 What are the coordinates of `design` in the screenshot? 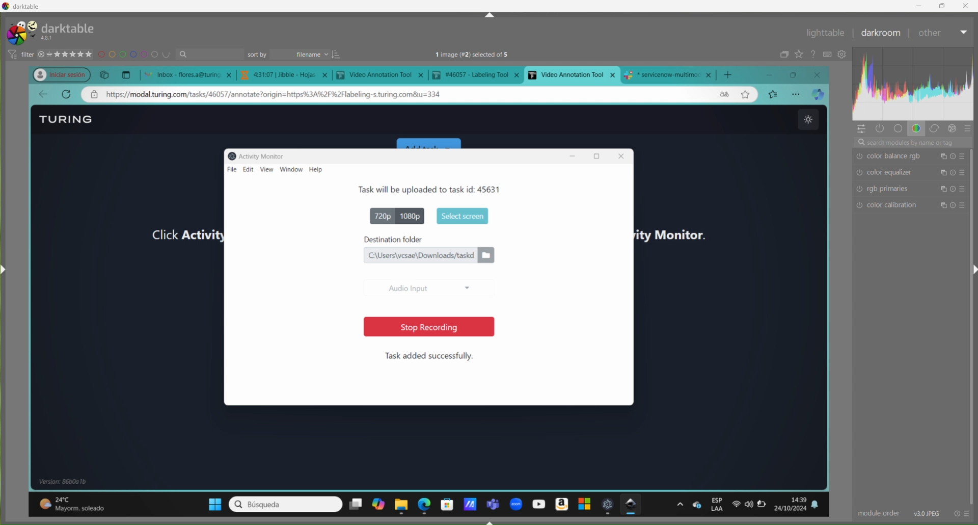 It's located at (135, 55).